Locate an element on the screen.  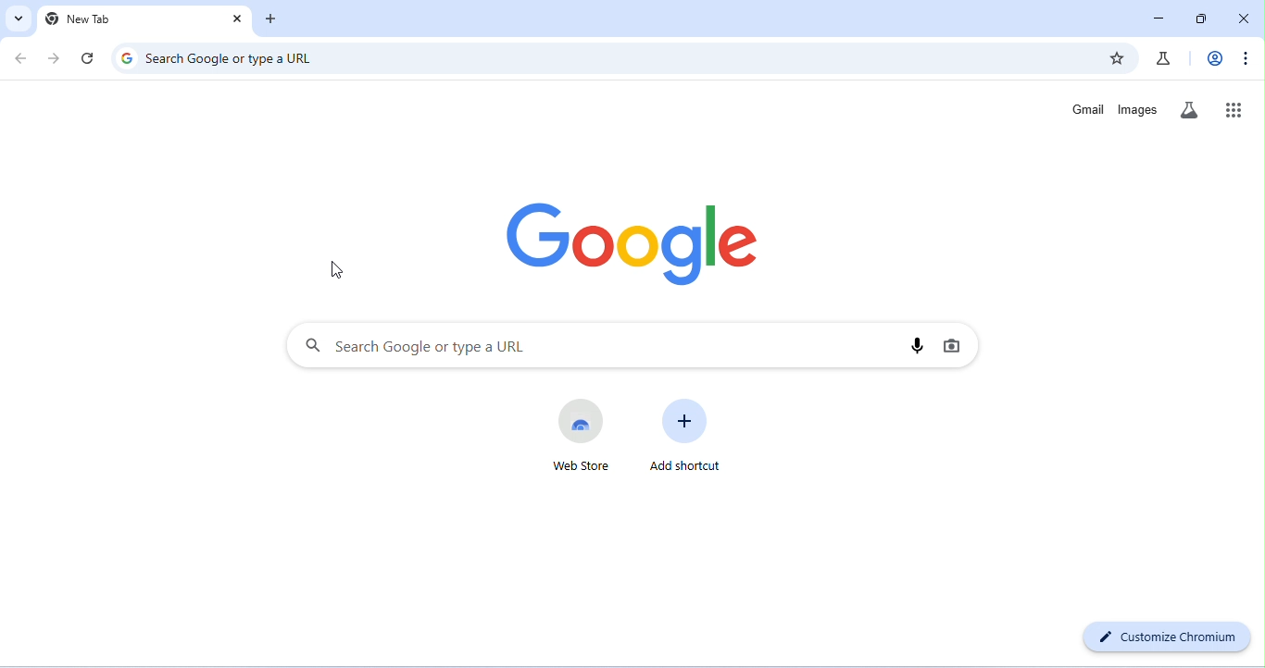
maximize is located at coordinates (1202, 19).